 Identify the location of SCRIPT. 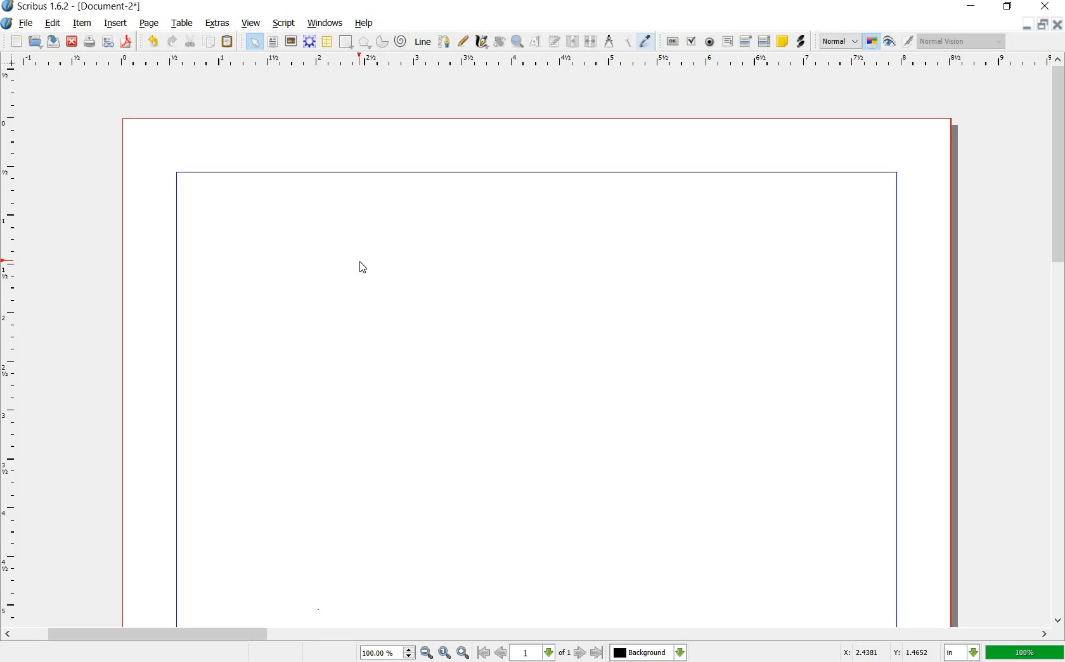
(282, 23).